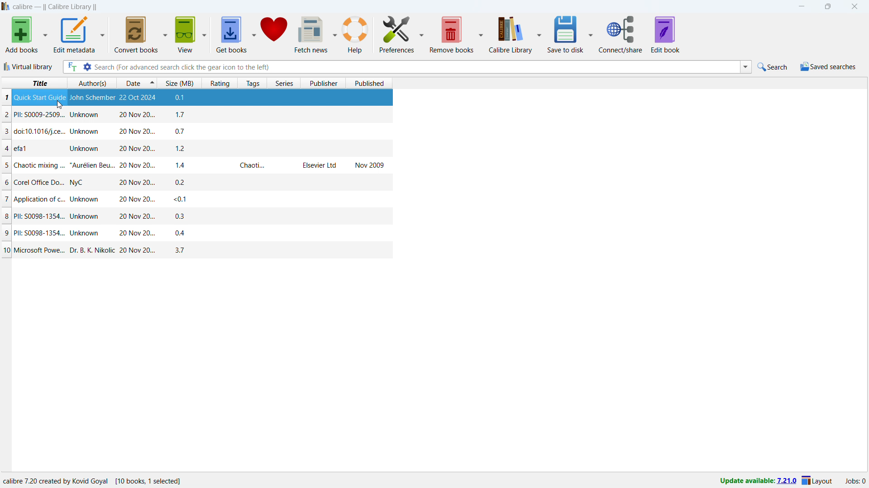 Image resolution: width=869 pixels, height=488 pixels. What do you see at coordinates (622, 34) in the screenshot?
I see `connect/share` at bounding box center [622, 34].